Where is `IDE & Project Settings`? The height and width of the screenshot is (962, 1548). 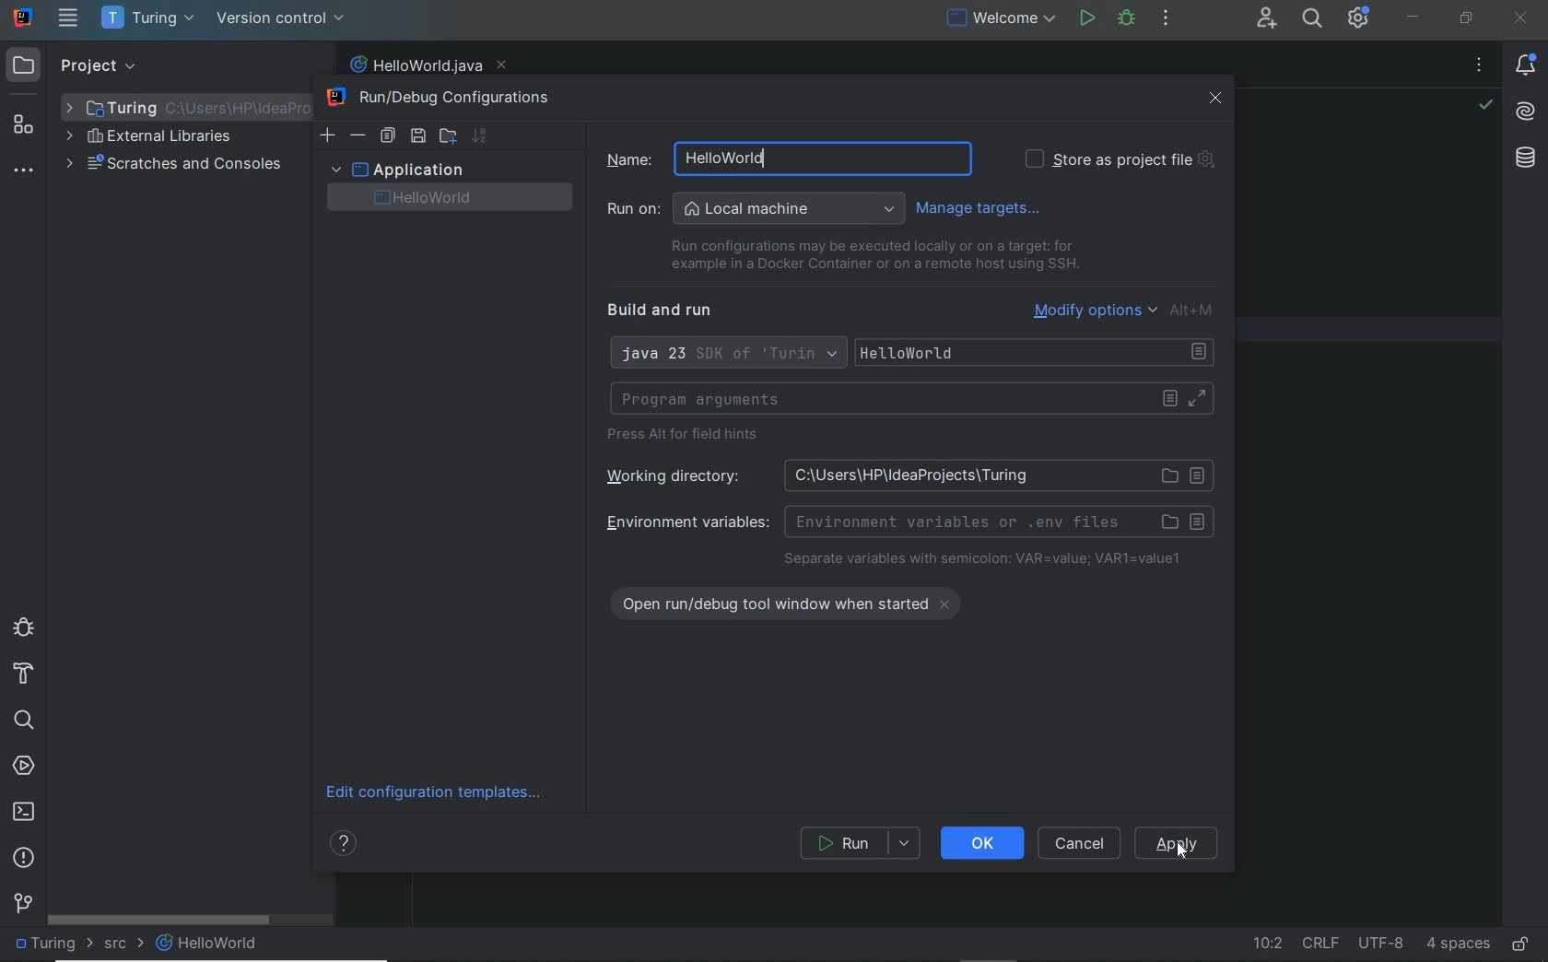
IDE & Project Settings is located at coordinates (1358, 18).